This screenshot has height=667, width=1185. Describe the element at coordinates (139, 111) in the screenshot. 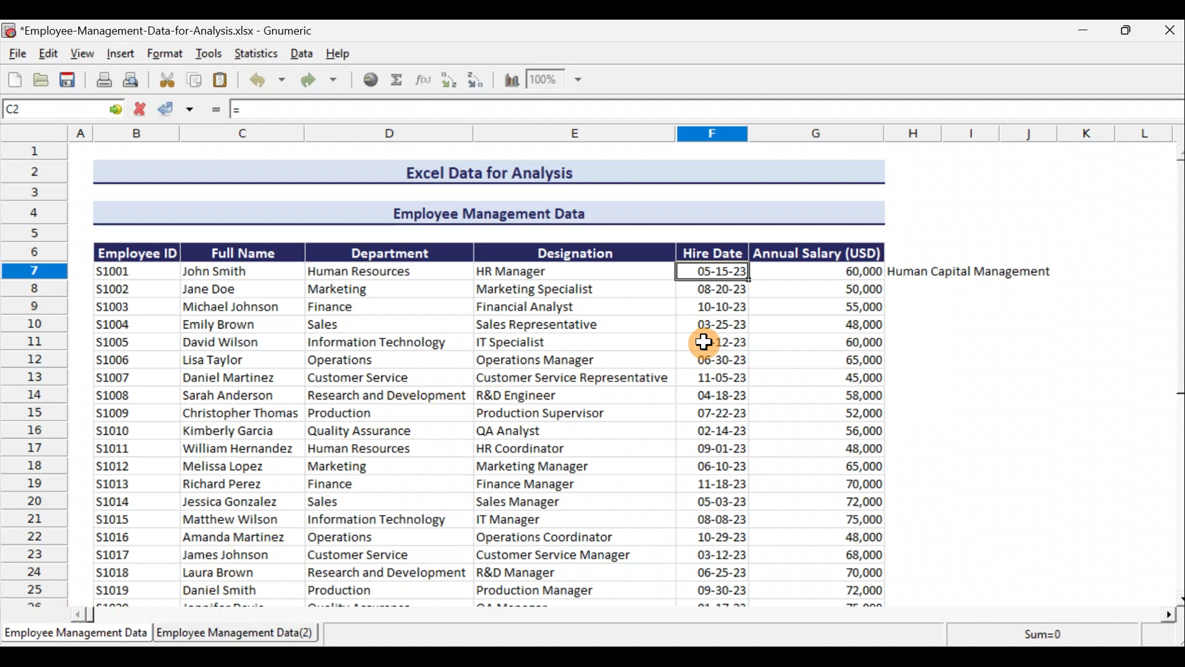

I see `Cancel change` at that location.